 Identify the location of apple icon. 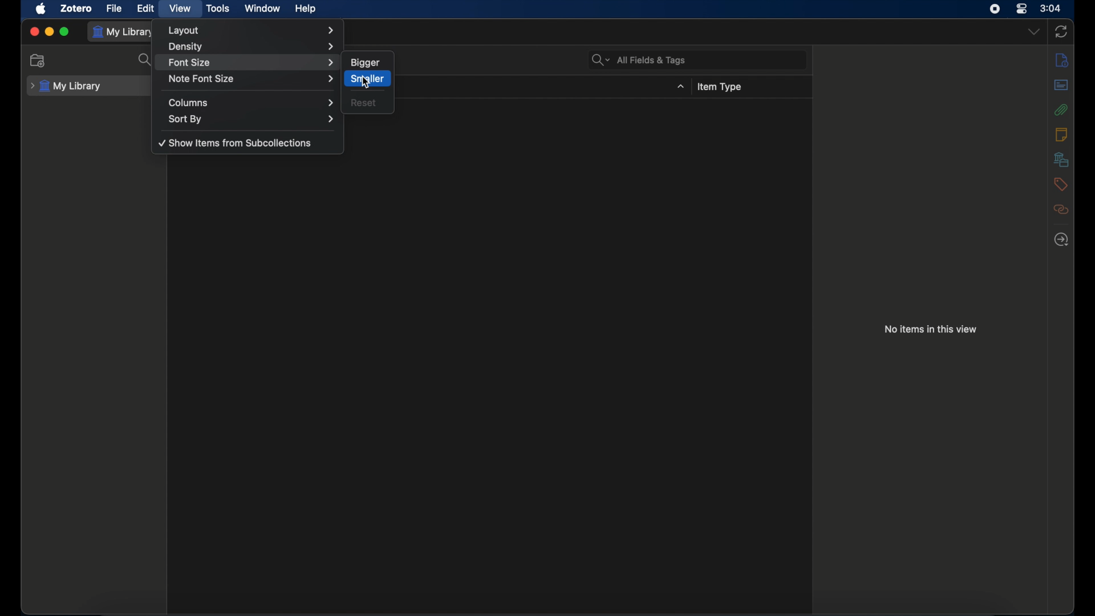
(42, 9).